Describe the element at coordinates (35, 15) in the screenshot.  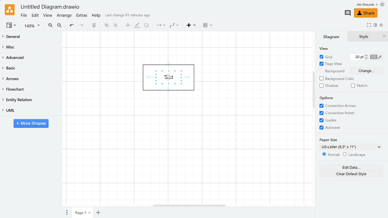
I see `Edit` at that location.